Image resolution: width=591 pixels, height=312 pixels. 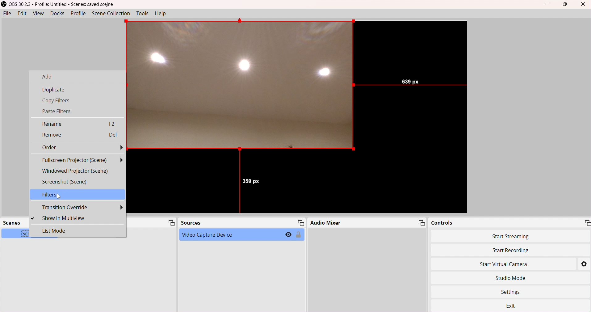 What do you see at coordinates (70, 4) in the screenshot?
I see `` at bounding box center [70, 4].